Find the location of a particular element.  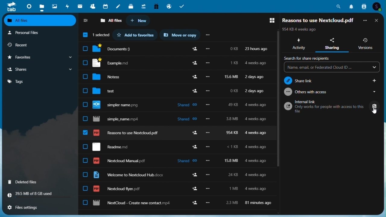

0kb is located at coordinates (234, 90).